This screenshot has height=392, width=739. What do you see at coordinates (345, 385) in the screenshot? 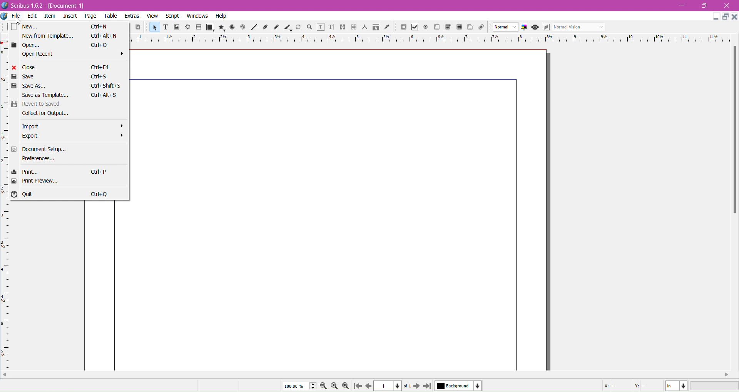
I see `Zoom in by the stepping value in the Tools preferences` at bounding box center [345, 385].